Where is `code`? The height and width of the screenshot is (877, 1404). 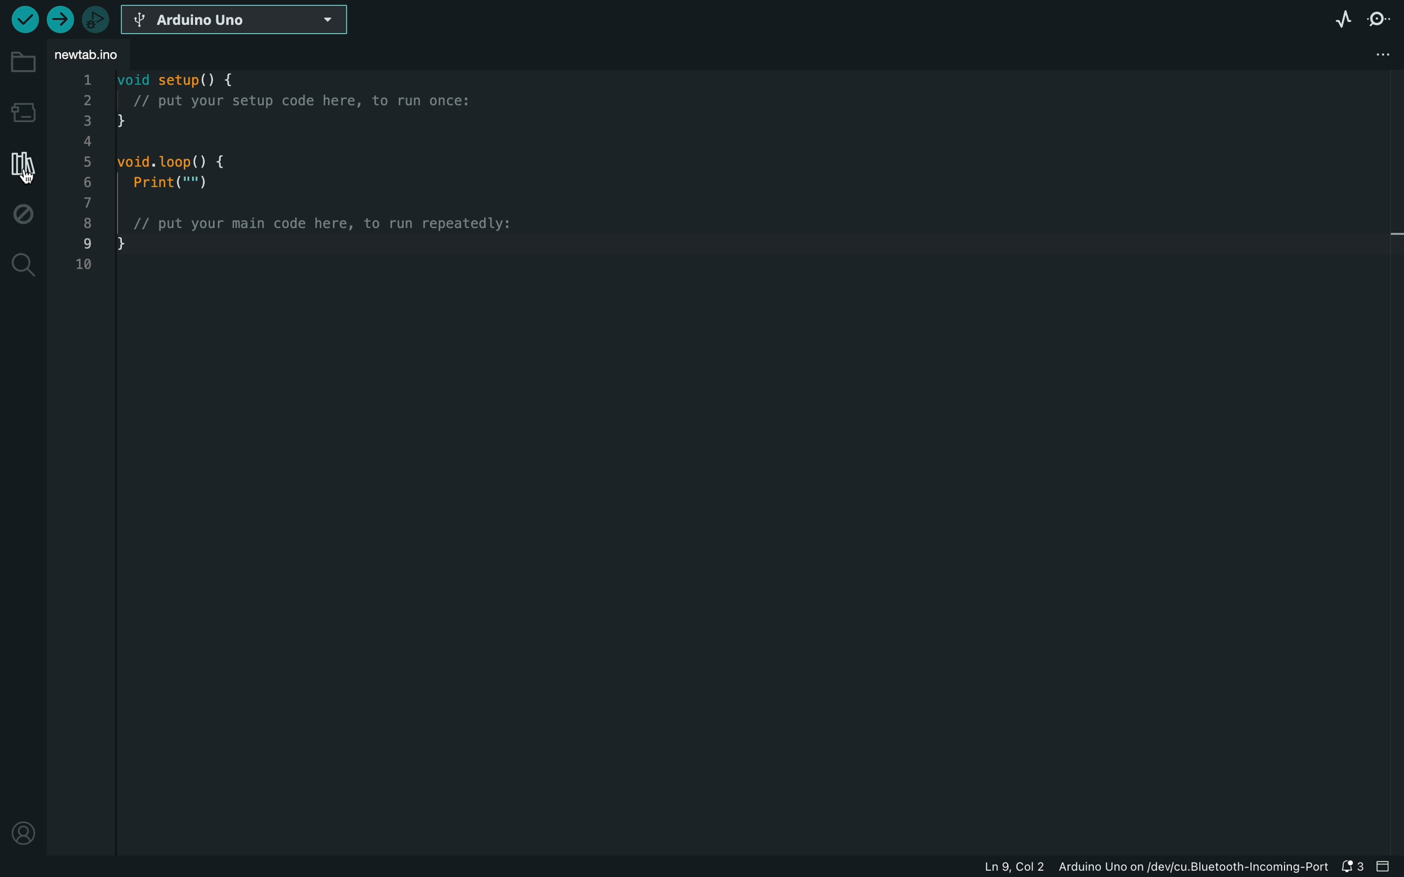
code is located at coordinates (304, 189).